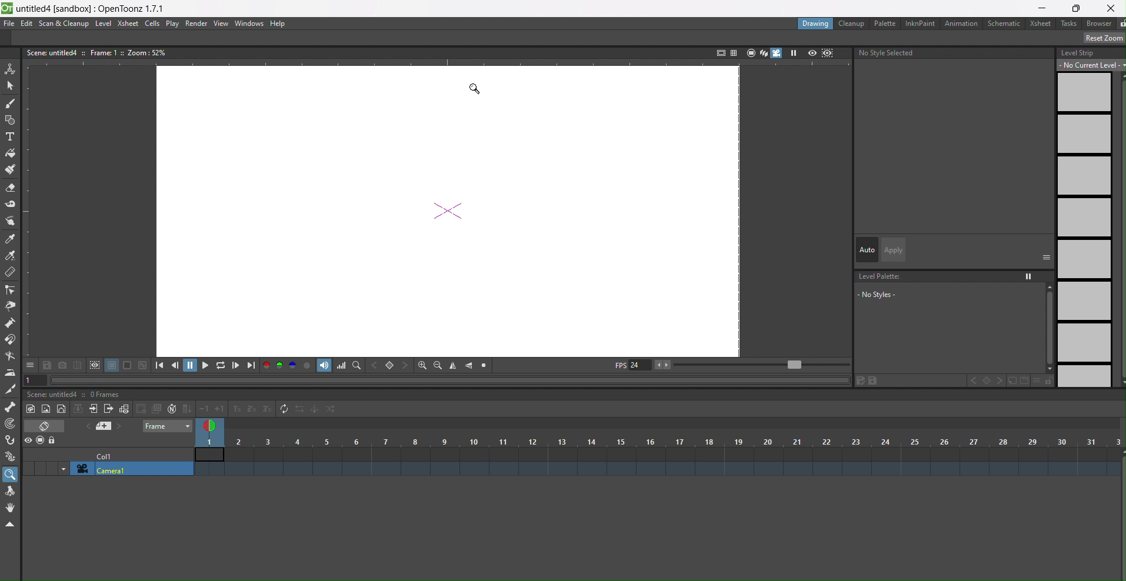 The image size is (1126, 581). Describe the element at coordinates (324, 366) in the screenshot. I see `audio` at that location.